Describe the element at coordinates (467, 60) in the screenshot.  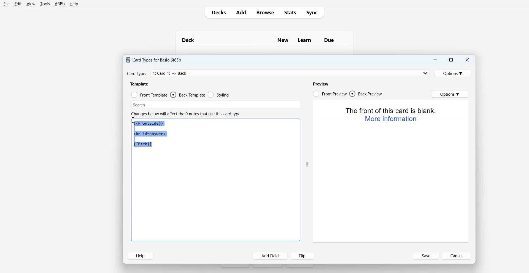
I see `Close` at that location.